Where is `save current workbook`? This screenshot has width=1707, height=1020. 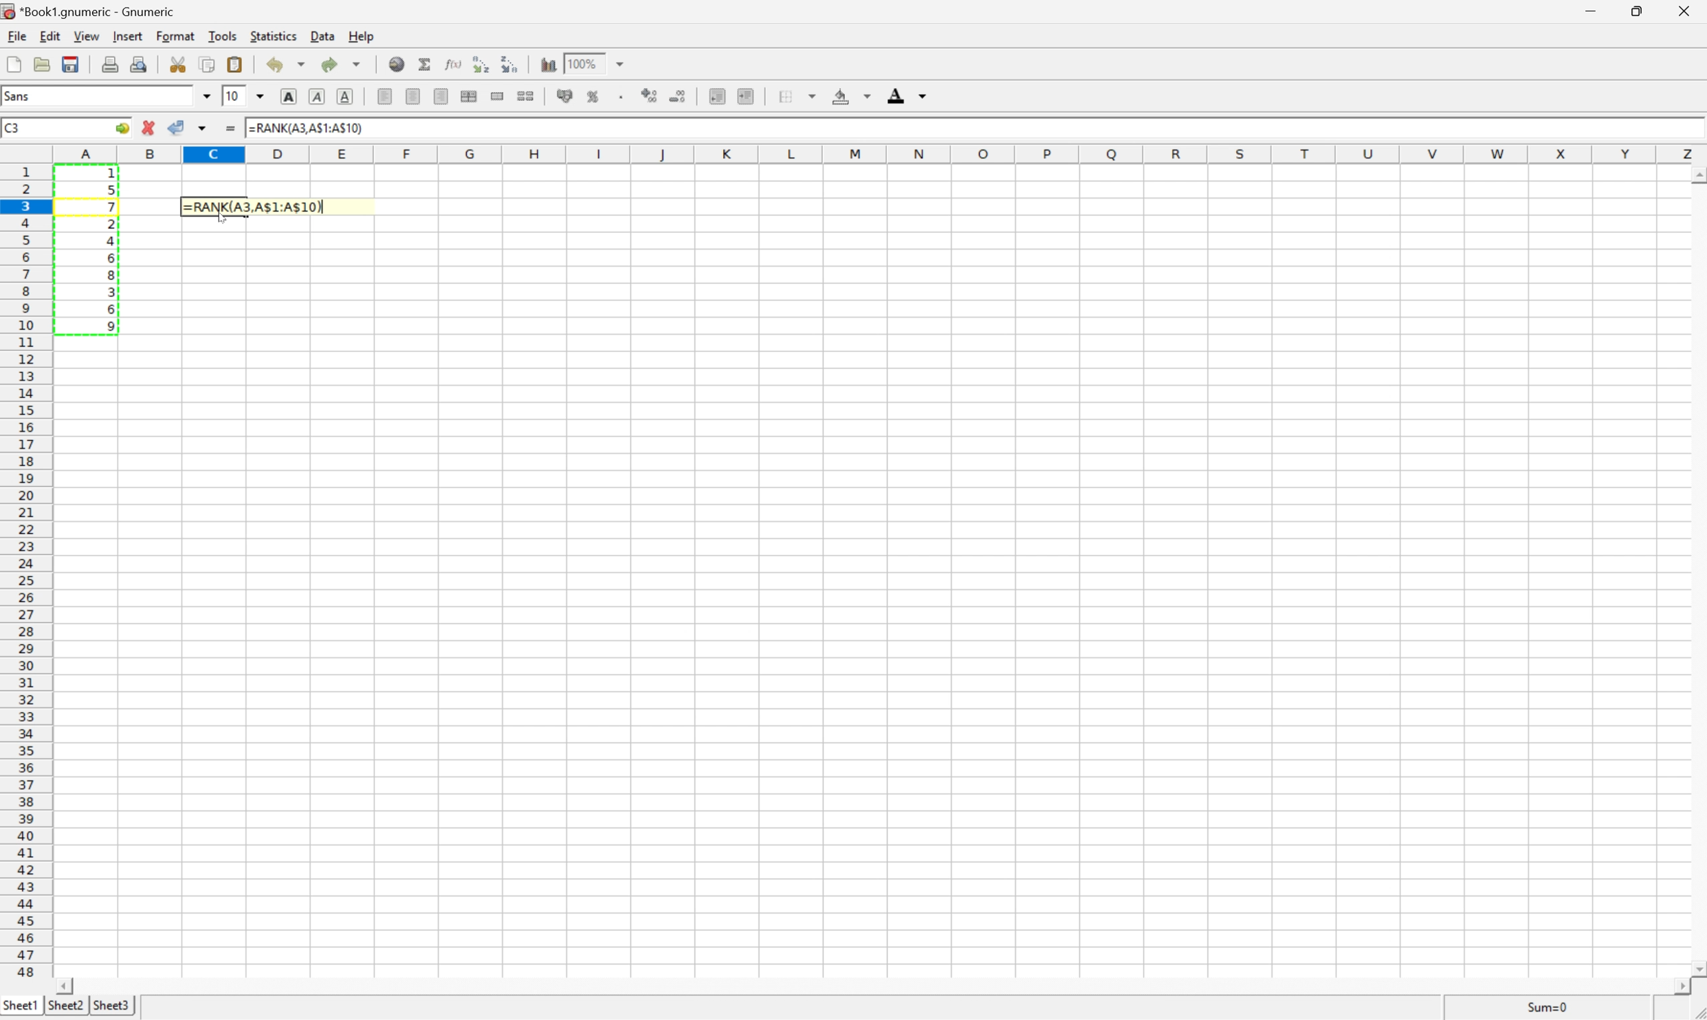 save current workbook is located at coordinates (71, 64).